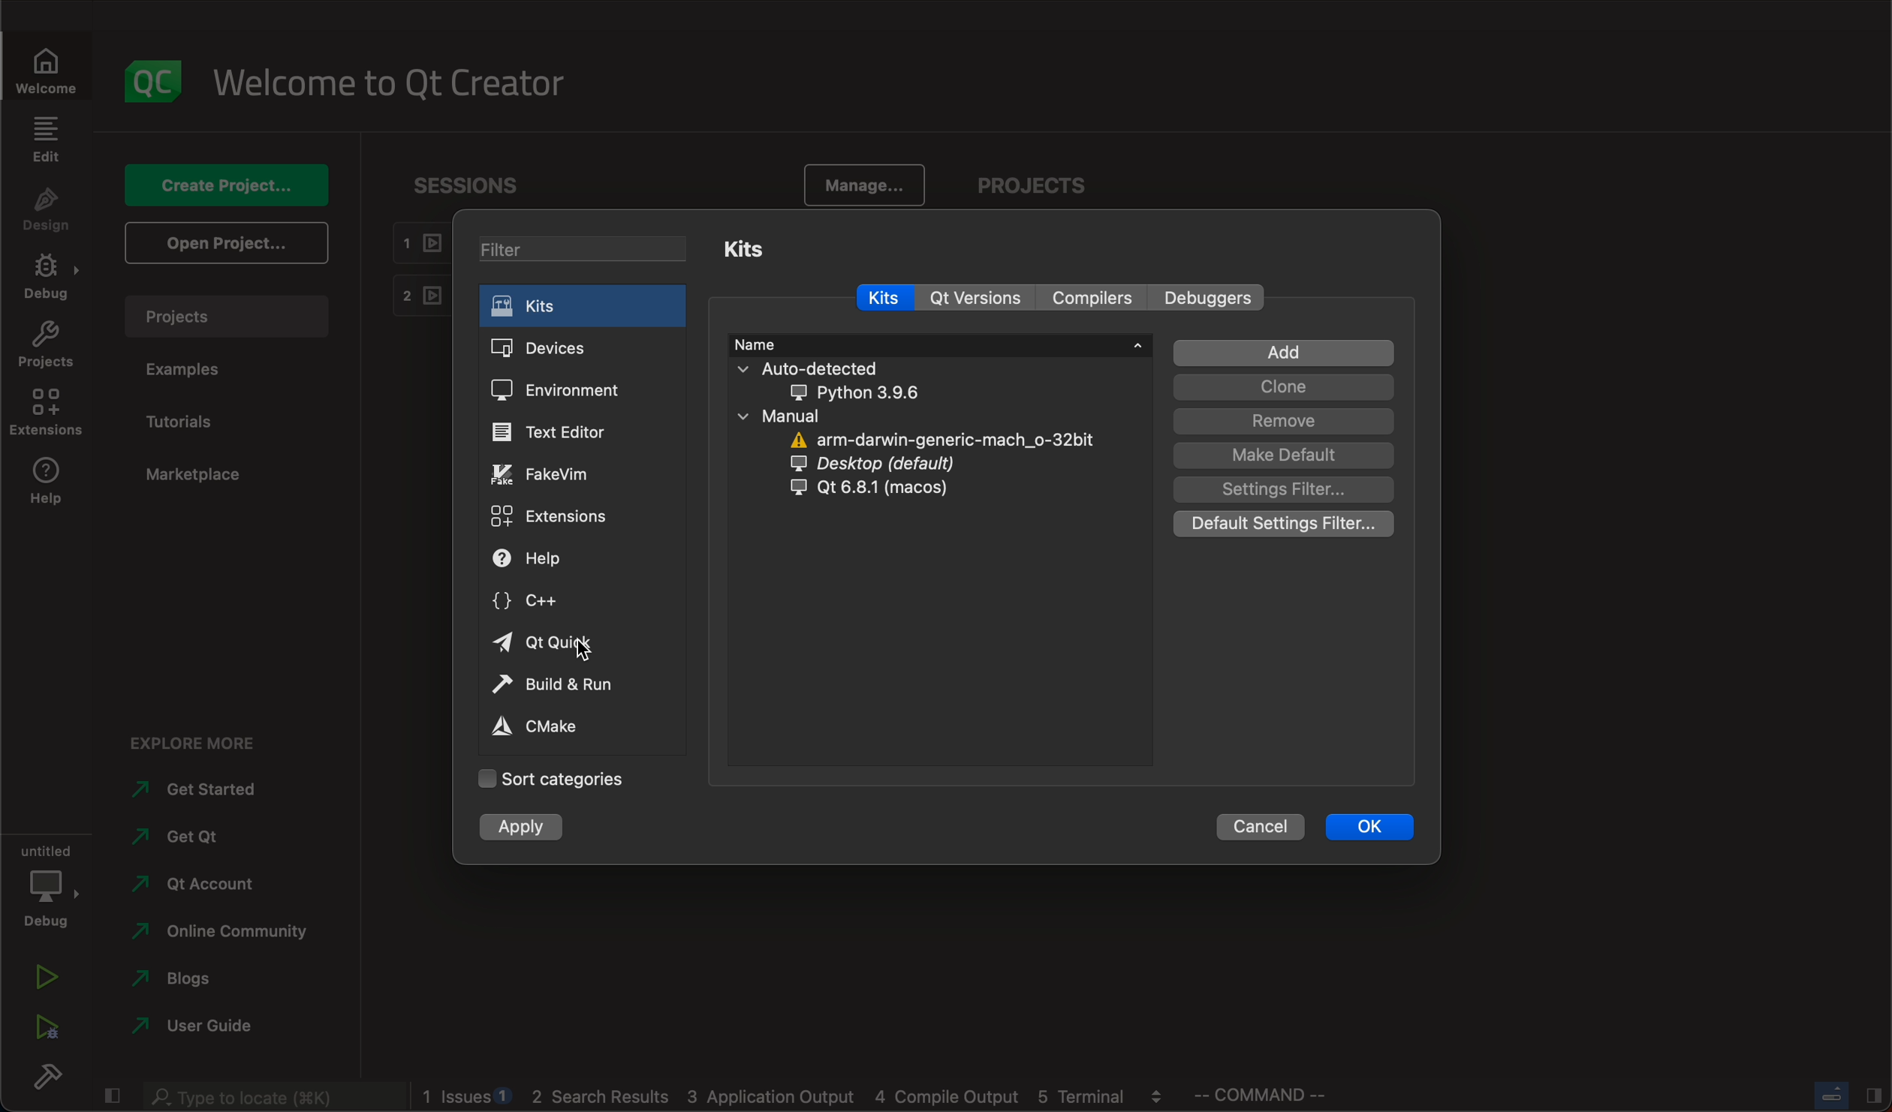  Describe the element at coordinates (981, 297) in the screenshot. I see `qt versions` at that location.